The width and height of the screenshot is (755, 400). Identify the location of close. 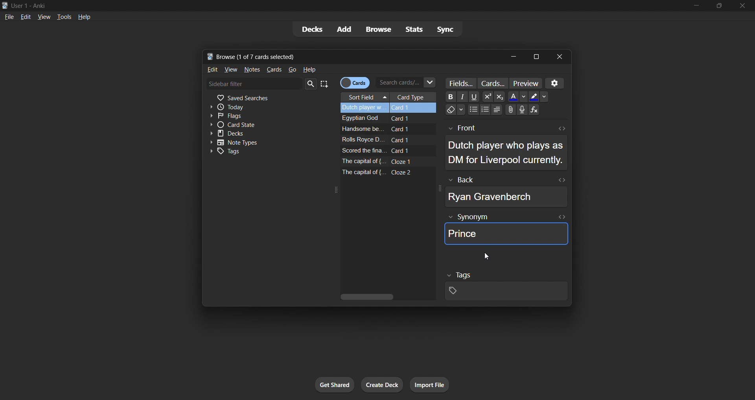
(741, 6).